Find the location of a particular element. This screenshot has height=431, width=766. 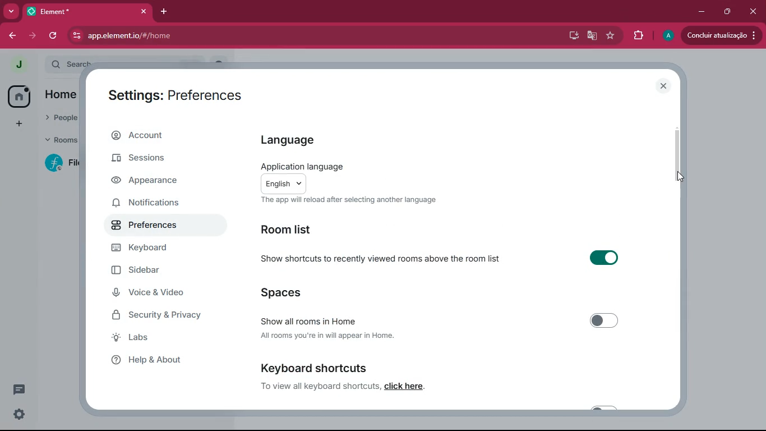

sessions is located at coordinates (158, 158).